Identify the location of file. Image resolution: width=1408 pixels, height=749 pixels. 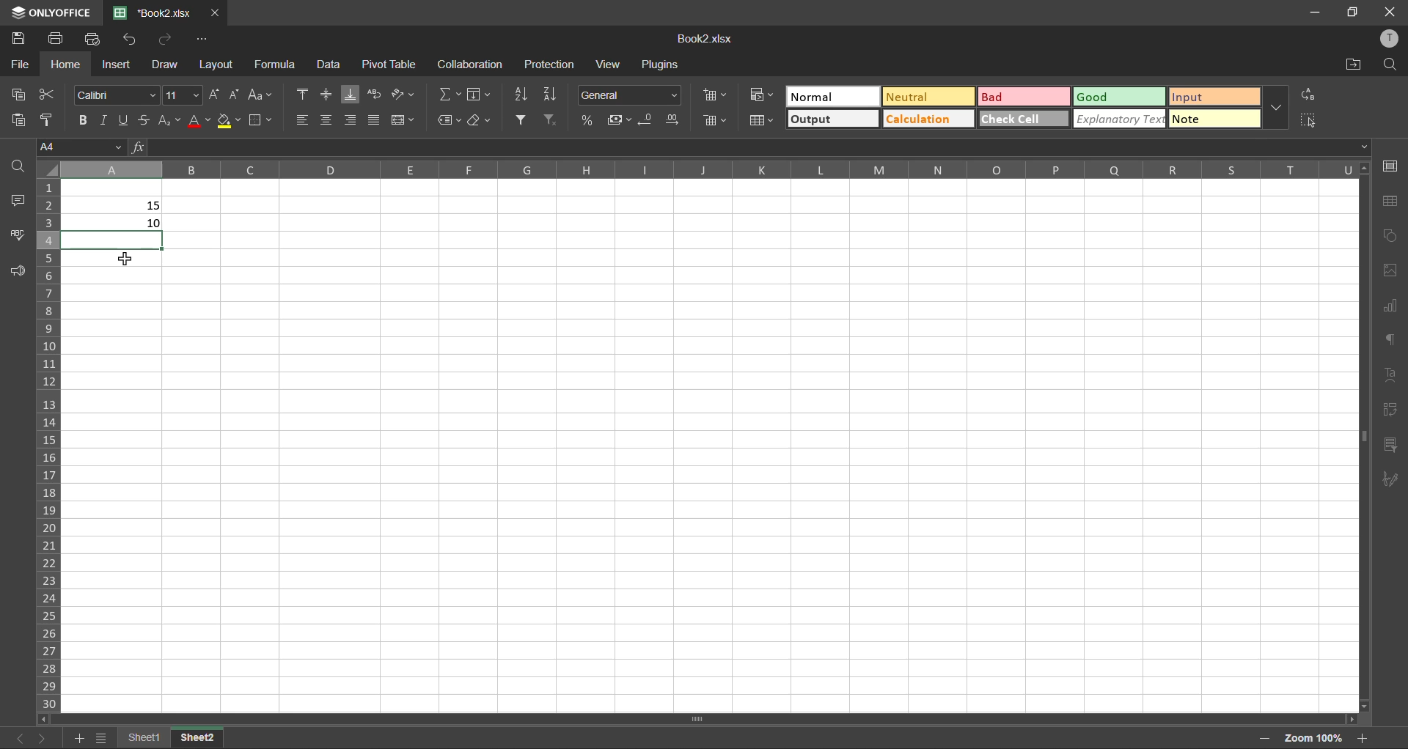
(19, 64).